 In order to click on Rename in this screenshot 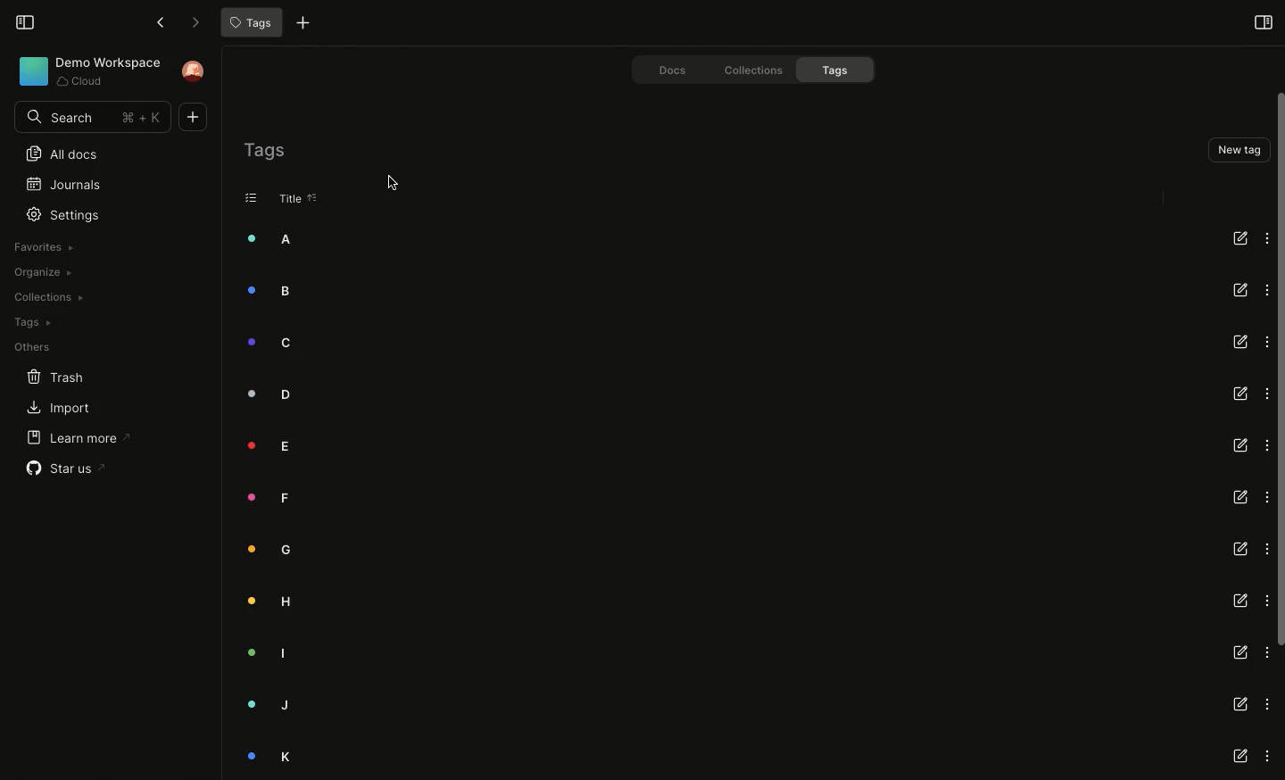, I will do `click(1239, 236)`.